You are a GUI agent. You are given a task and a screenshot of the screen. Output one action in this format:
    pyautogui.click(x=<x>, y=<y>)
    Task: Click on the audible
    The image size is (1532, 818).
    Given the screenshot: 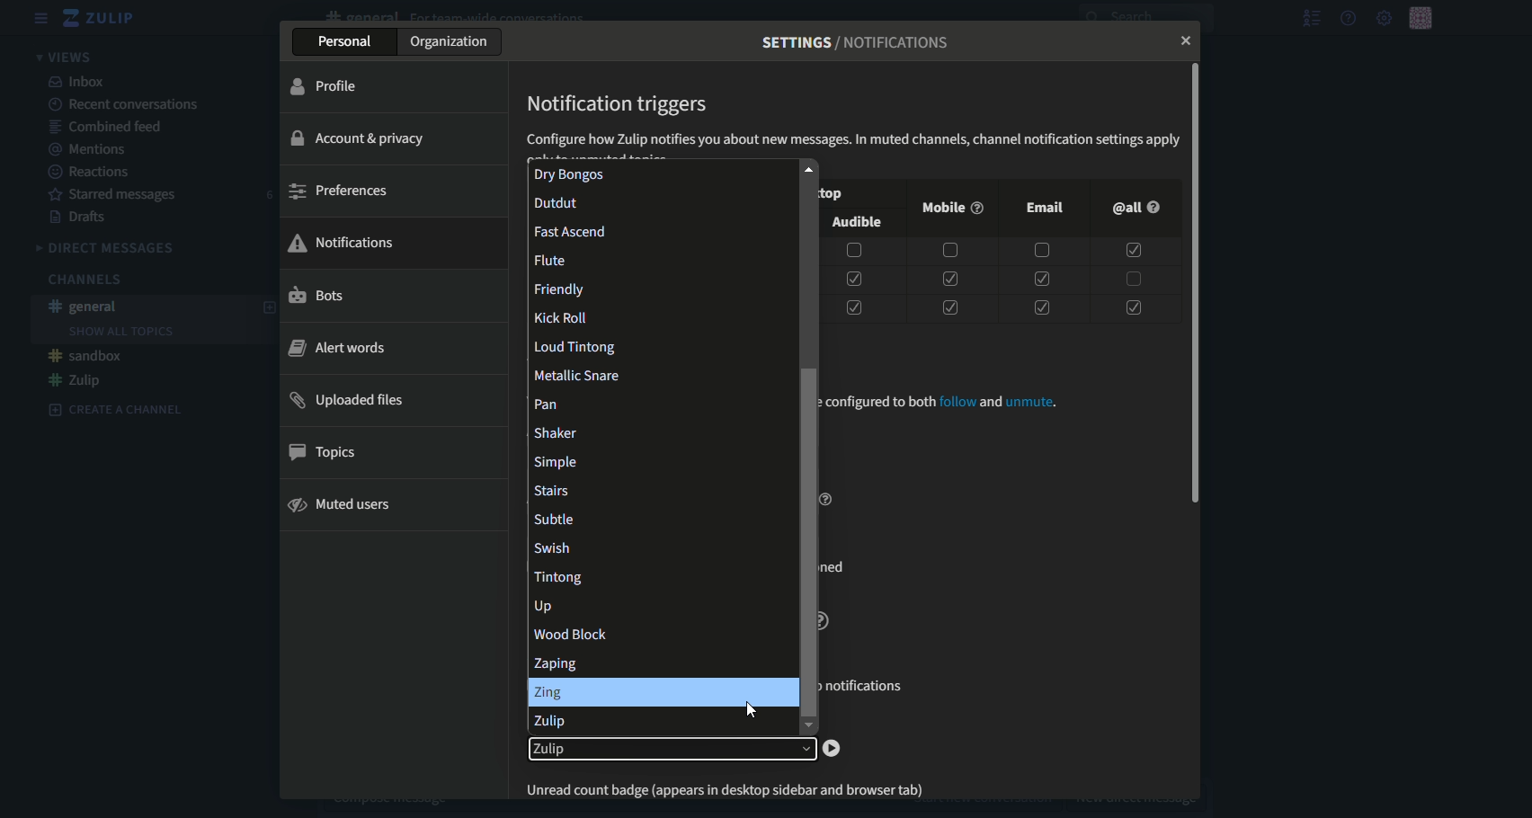 What is the action you would take?
    pyautogui.click(x=859, y=224)
    